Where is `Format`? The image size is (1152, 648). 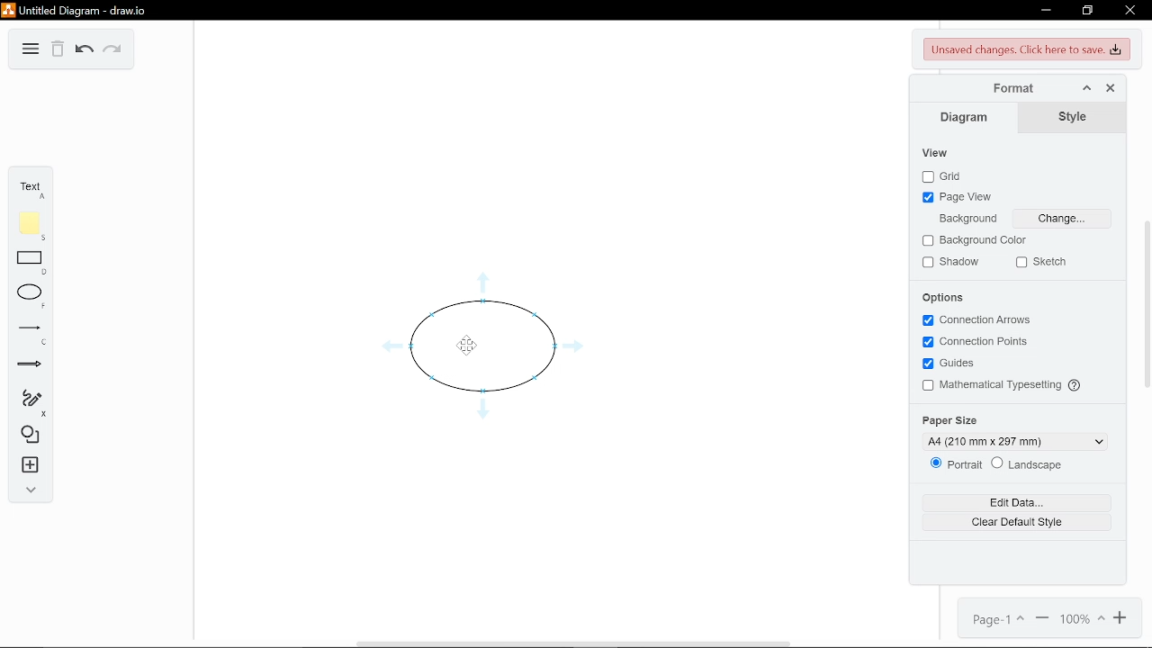 Format is located at coordinates (990, 85).